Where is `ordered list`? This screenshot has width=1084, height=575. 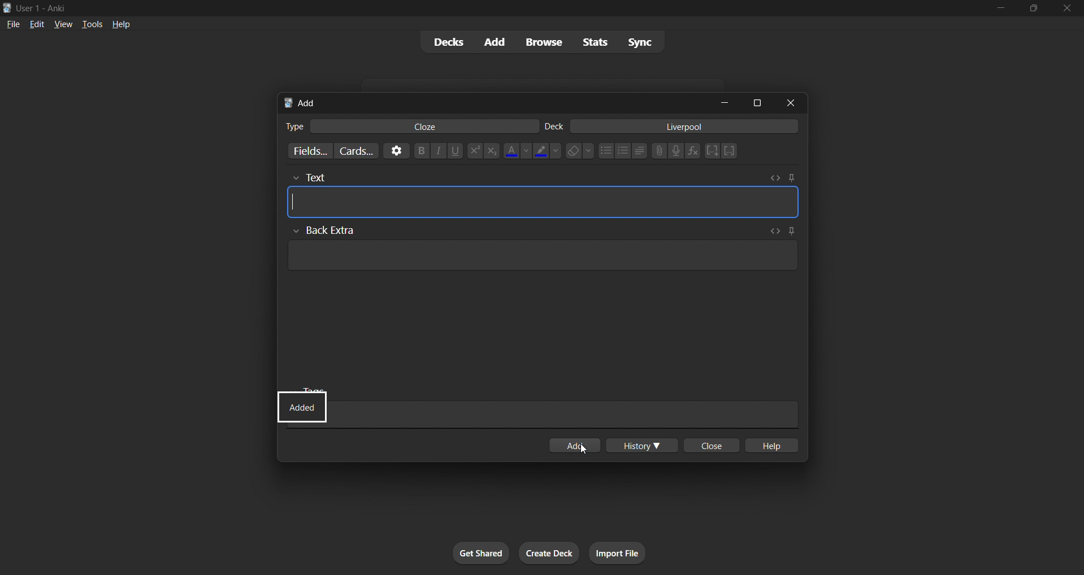
ordered list is located at coordinates (627, 151).